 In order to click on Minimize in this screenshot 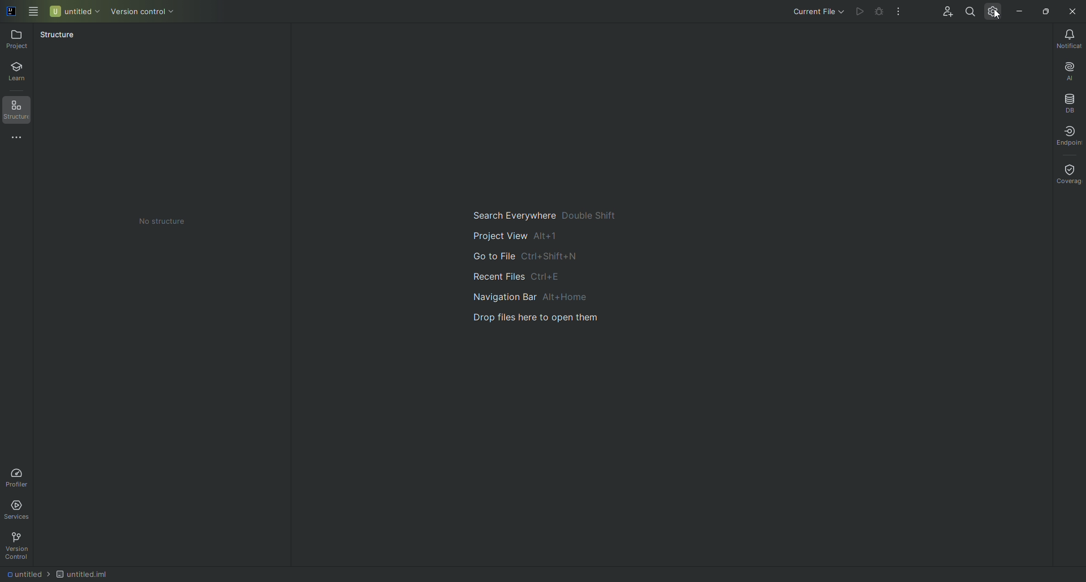, I will do `click(1022, 11)`.